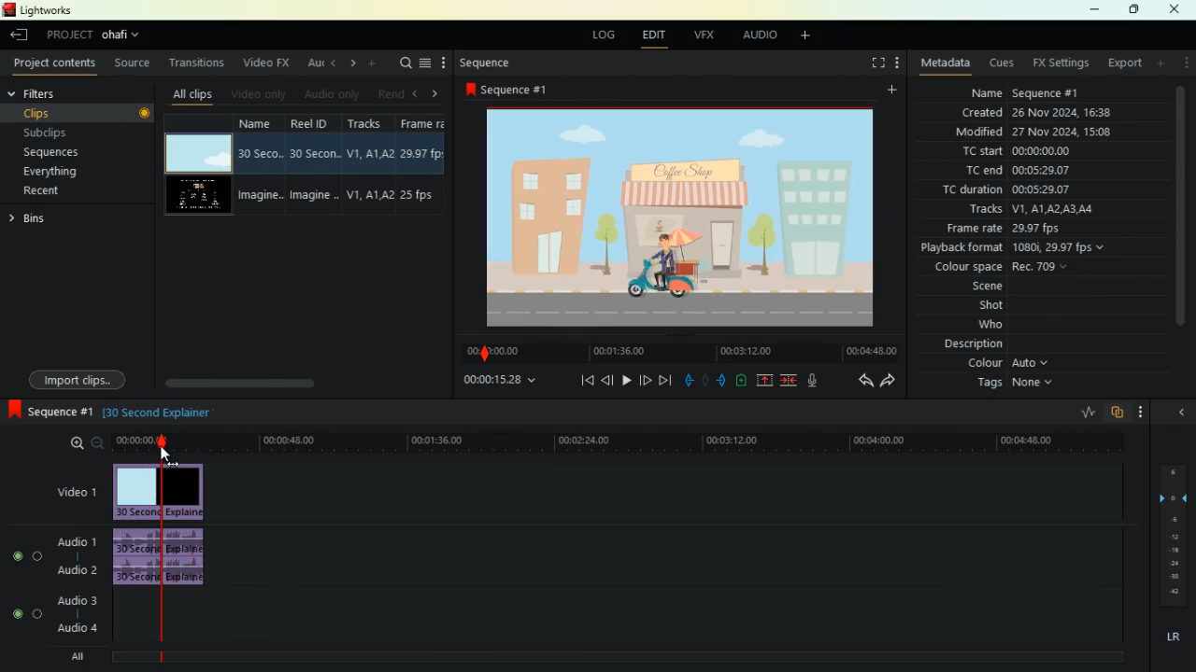 Image resolution: width=1196 pixels, height=672 pixels. Describe the element at coordinates (425, 65) in the screenshot. I see `menu` at that location.